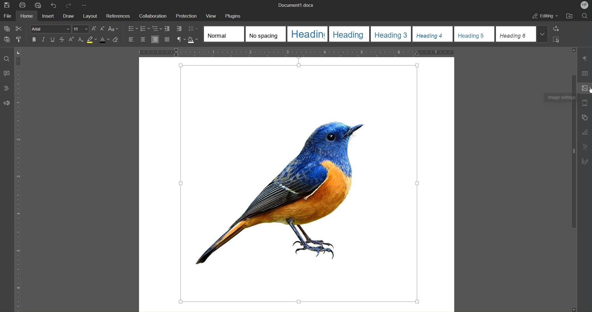  I want to click on Home, so click(26, 15).